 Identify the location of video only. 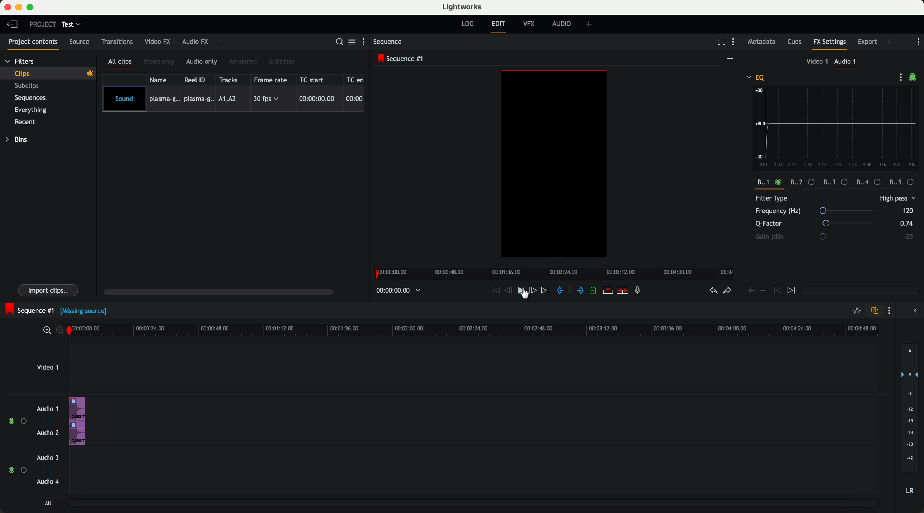
(160, 62).